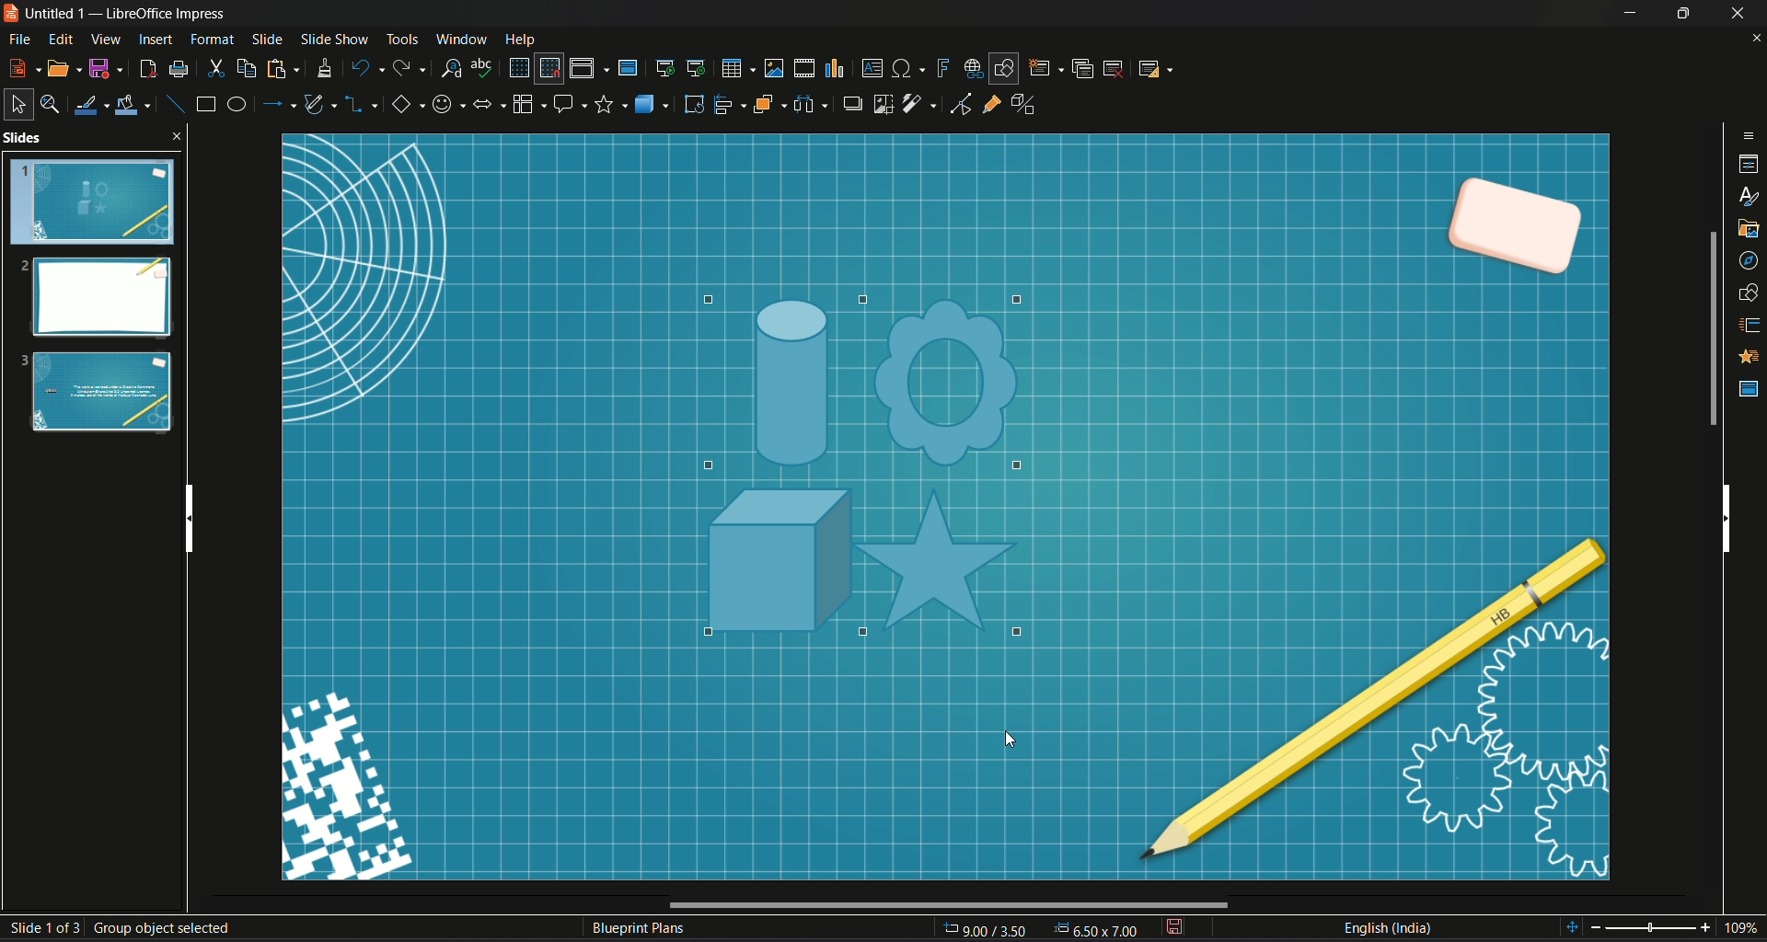 Image resolution: width=1767 pixels, height=942 pixels. I want to click on Scroll bar, so click(1711, 328).